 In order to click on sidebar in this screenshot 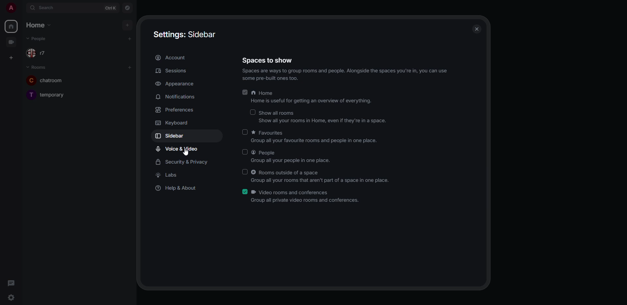, I will do `click(173, 136)`.